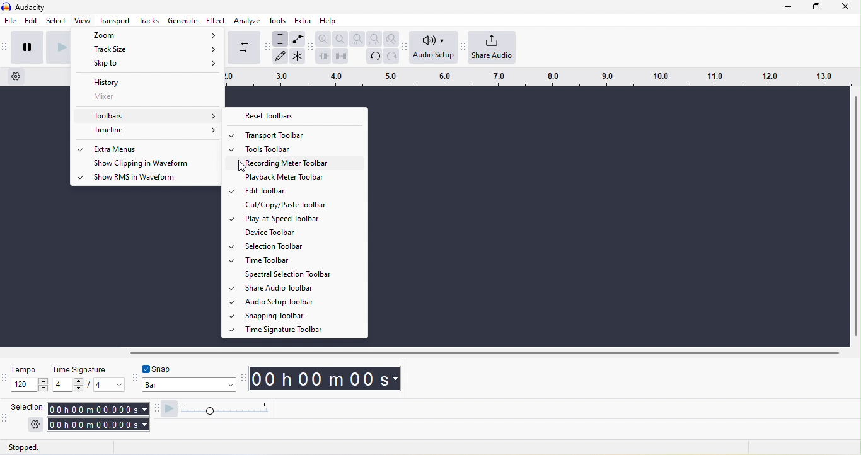 The height and width of the screenshot is (455, 861). Describe the element at coordinates (540, 77) in the screenshot. I see `timeline` at that location.